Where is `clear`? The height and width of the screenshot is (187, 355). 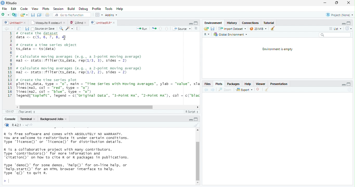
clear is located at coordinates (273, 28).